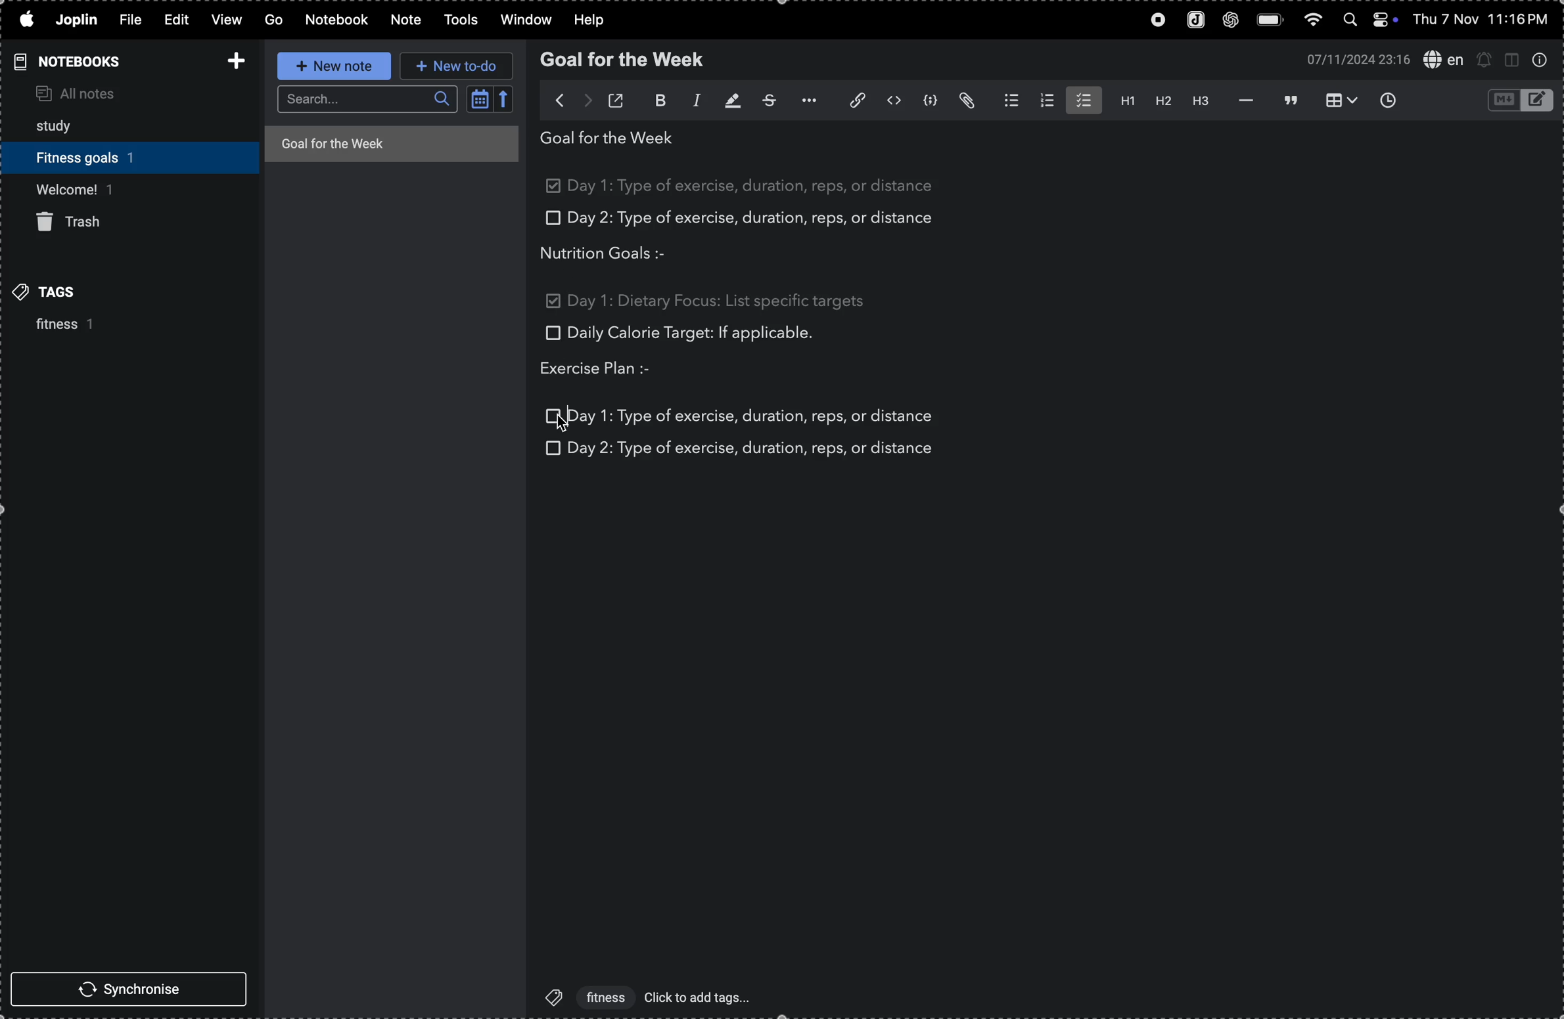 This screenshot has height=1019, width=1564. I want to click on goal for the week, so click(626, 60).